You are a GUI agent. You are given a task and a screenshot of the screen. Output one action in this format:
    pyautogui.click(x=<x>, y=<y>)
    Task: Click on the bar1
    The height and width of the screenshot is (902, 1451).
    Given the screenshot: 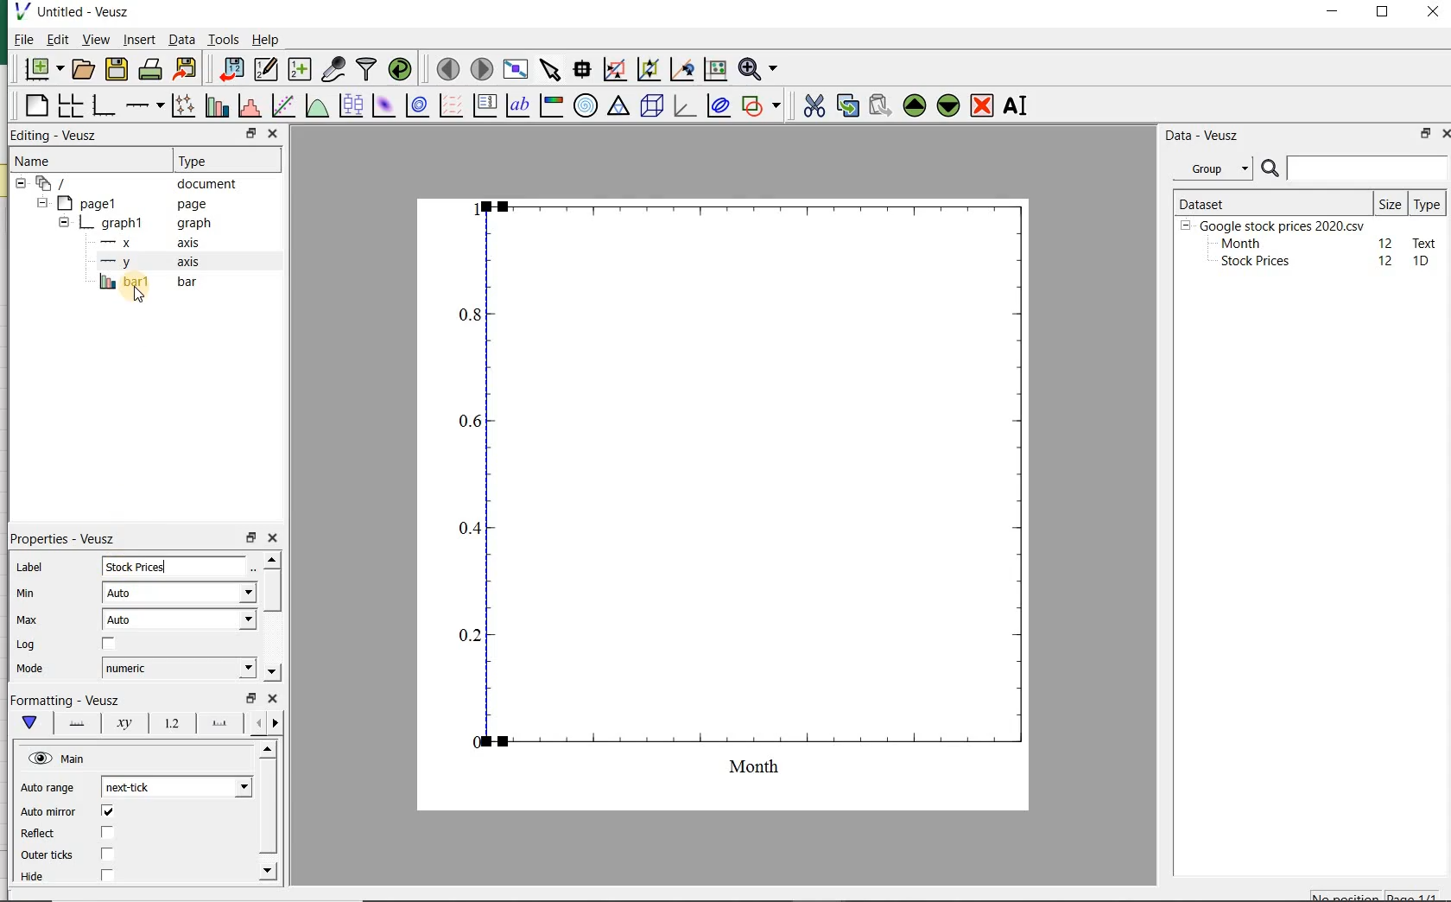 What is the action you would take?
    pyautogui.click(x=145, y=283)
    